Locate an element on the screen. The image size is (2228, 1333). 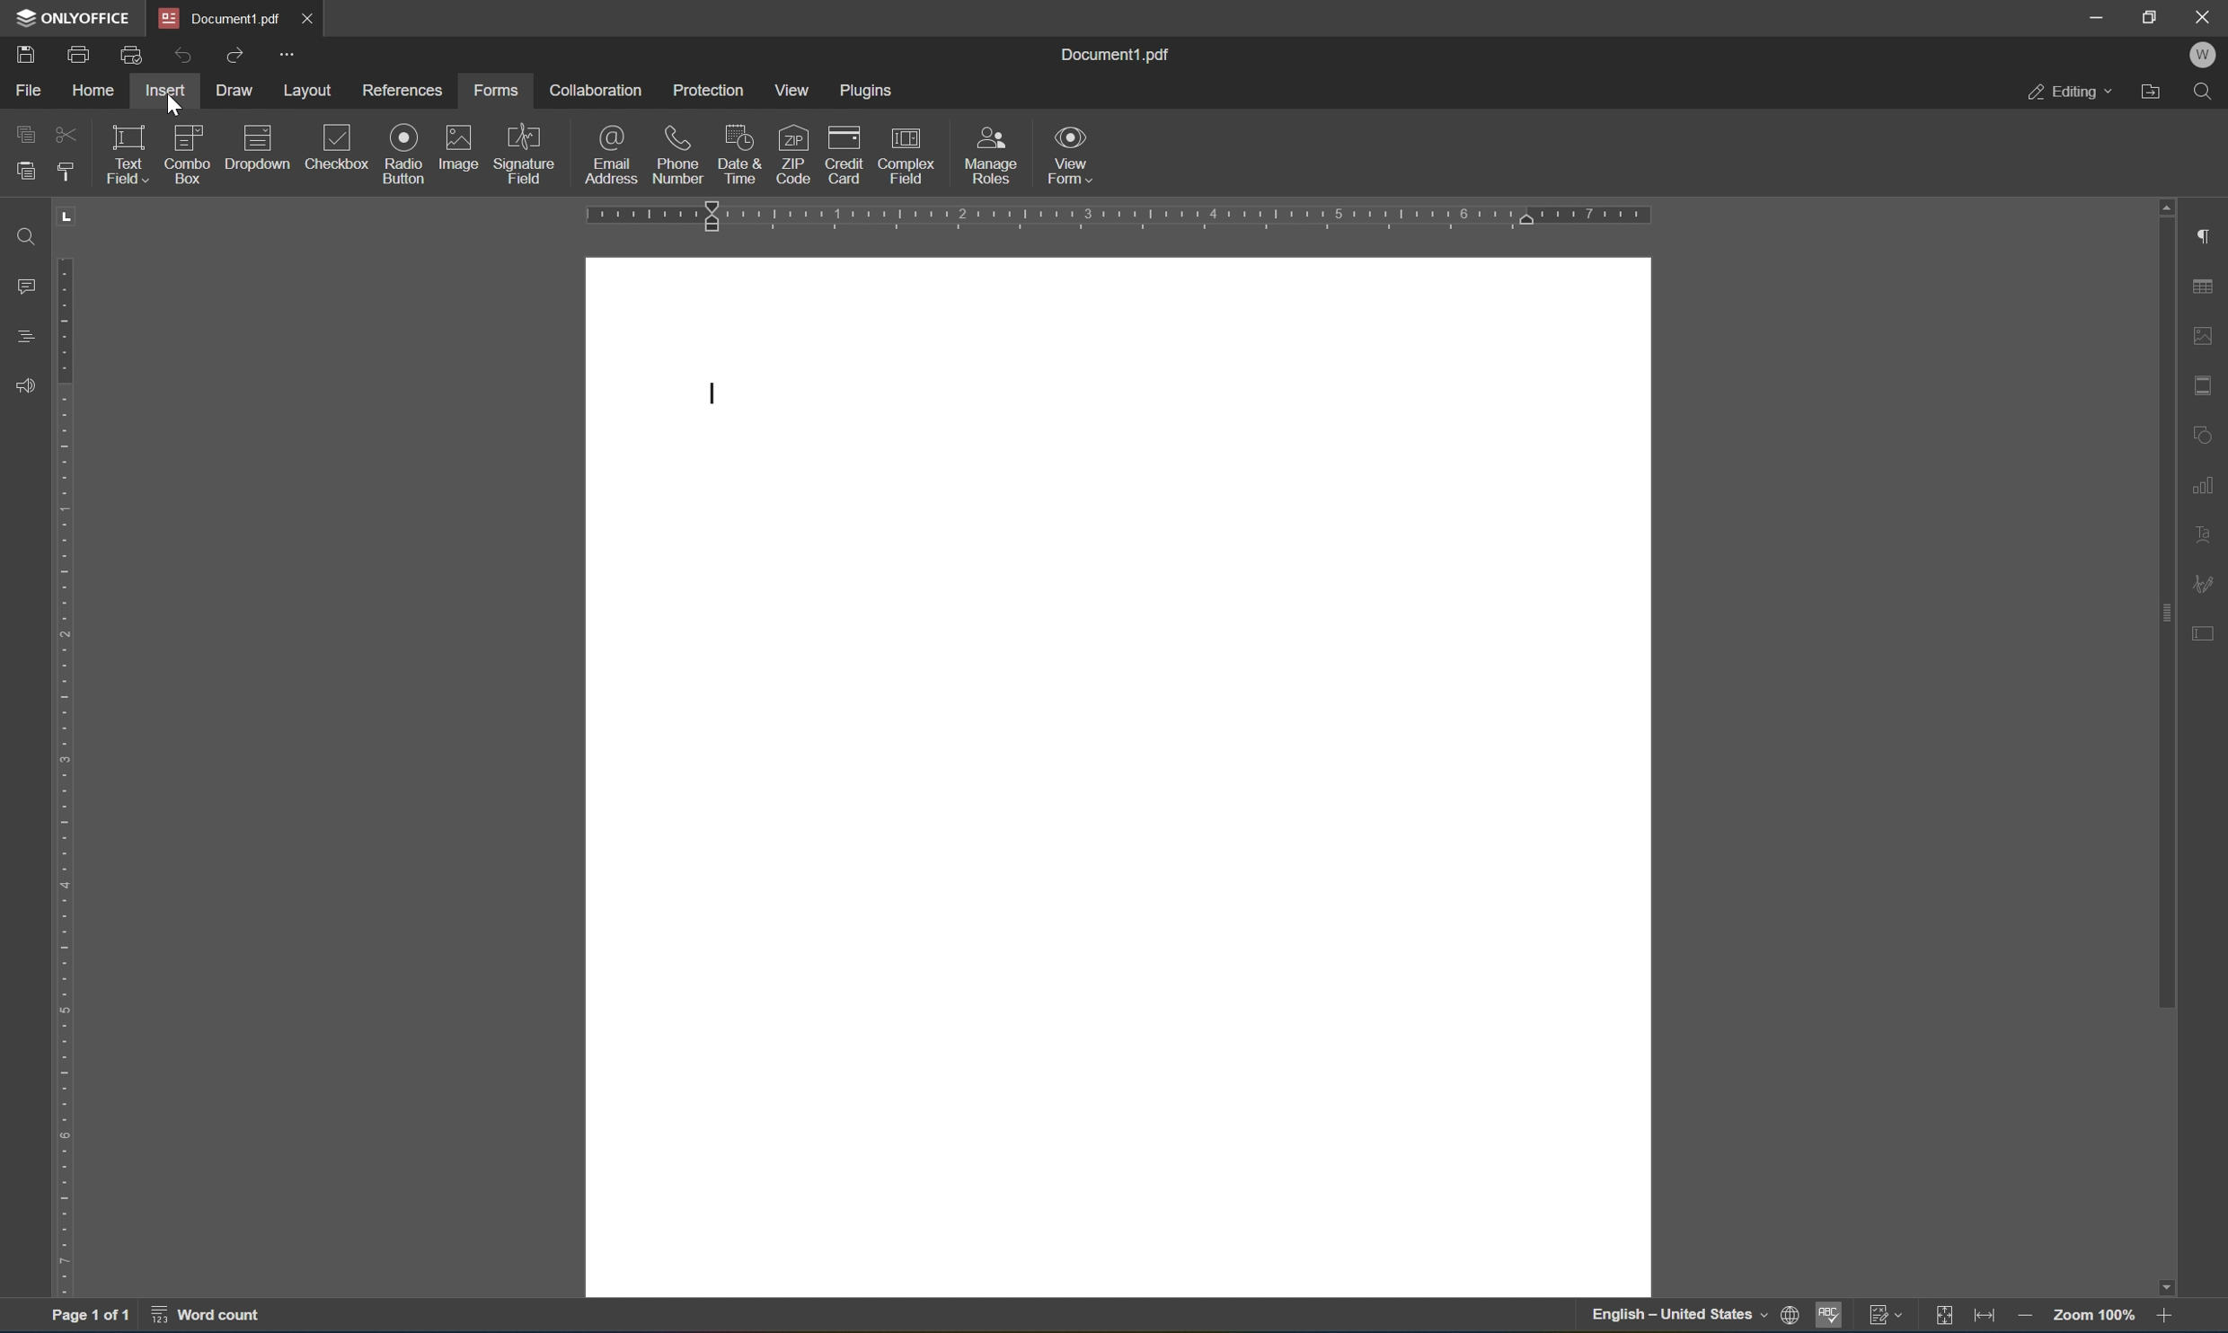
image settings is located at coordinates (2205, 331).